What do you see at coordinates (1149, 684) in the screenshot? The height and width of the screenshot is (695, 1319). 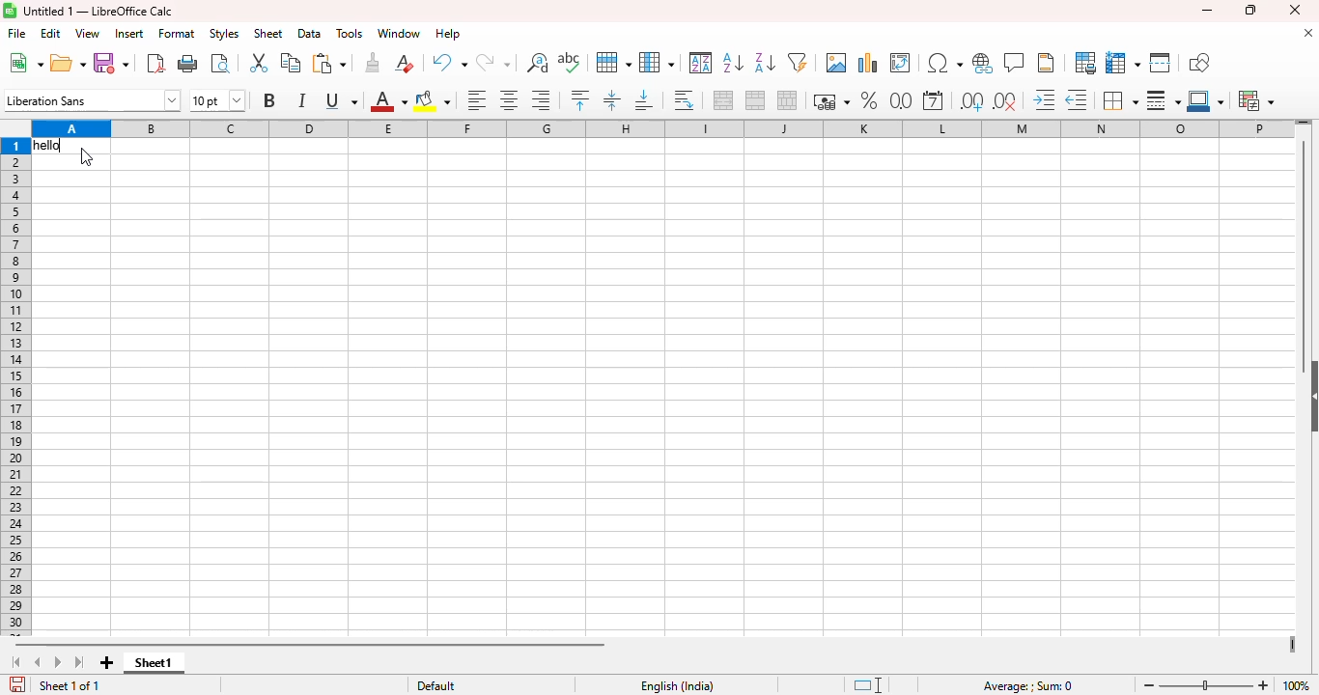 I see `zoom out` at bounding box center [1149, 684].